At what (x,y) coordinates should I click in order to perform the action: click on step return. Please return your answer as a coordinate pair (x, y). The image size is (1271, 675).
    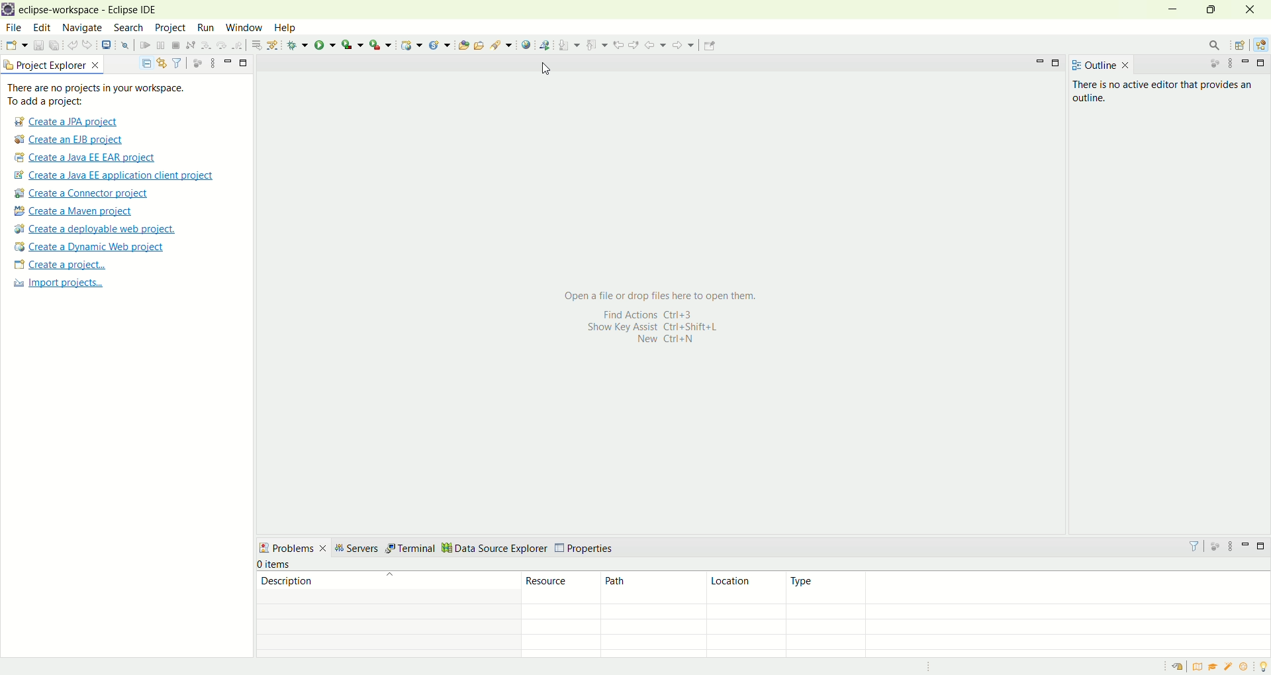
    Looking at the image, I should click on (240, 44).